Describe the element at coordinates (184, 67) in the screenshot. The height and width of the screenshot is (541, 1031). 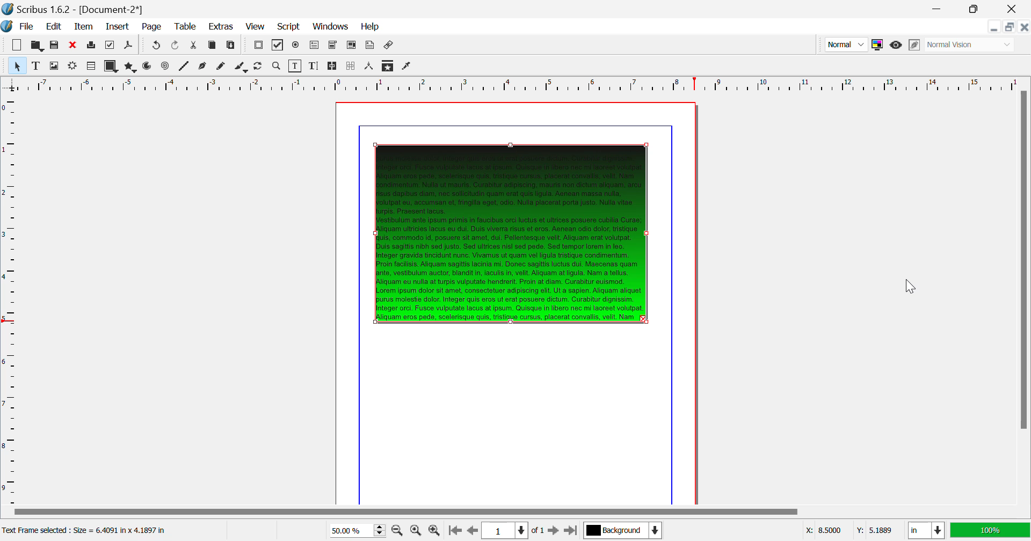
I see `Line` at that location.